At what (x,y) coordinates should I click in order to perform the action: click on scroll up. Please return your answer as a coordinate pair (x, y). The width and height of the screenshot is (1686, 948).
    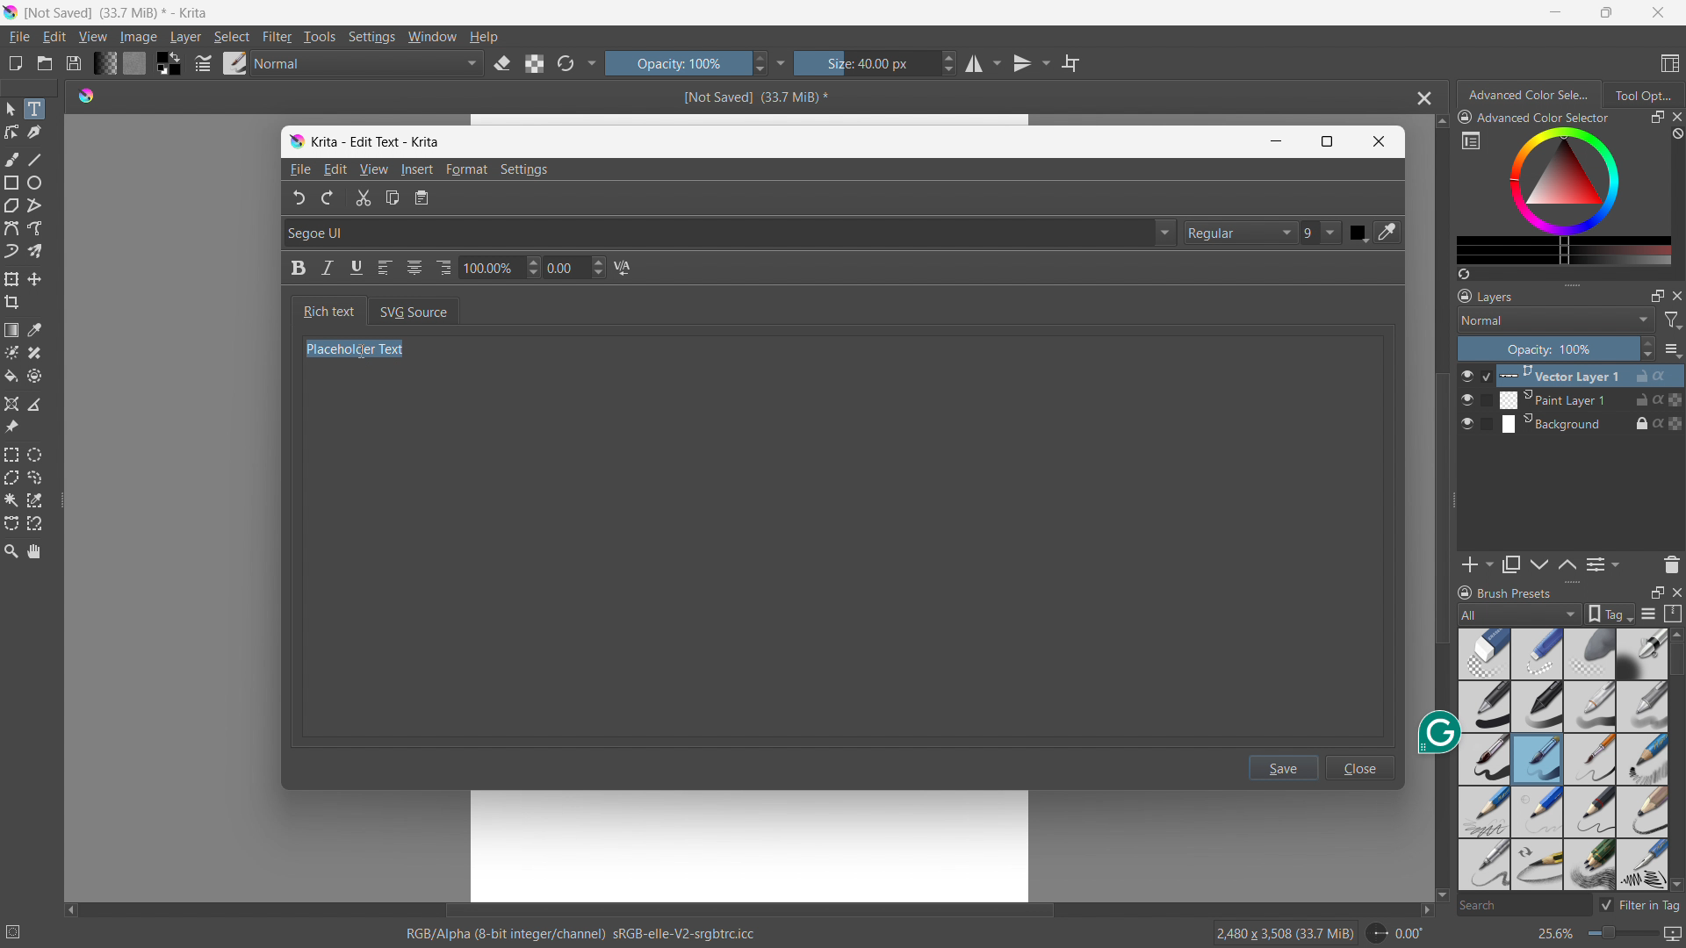
    Looking at the image, I should click on (1440, 122).